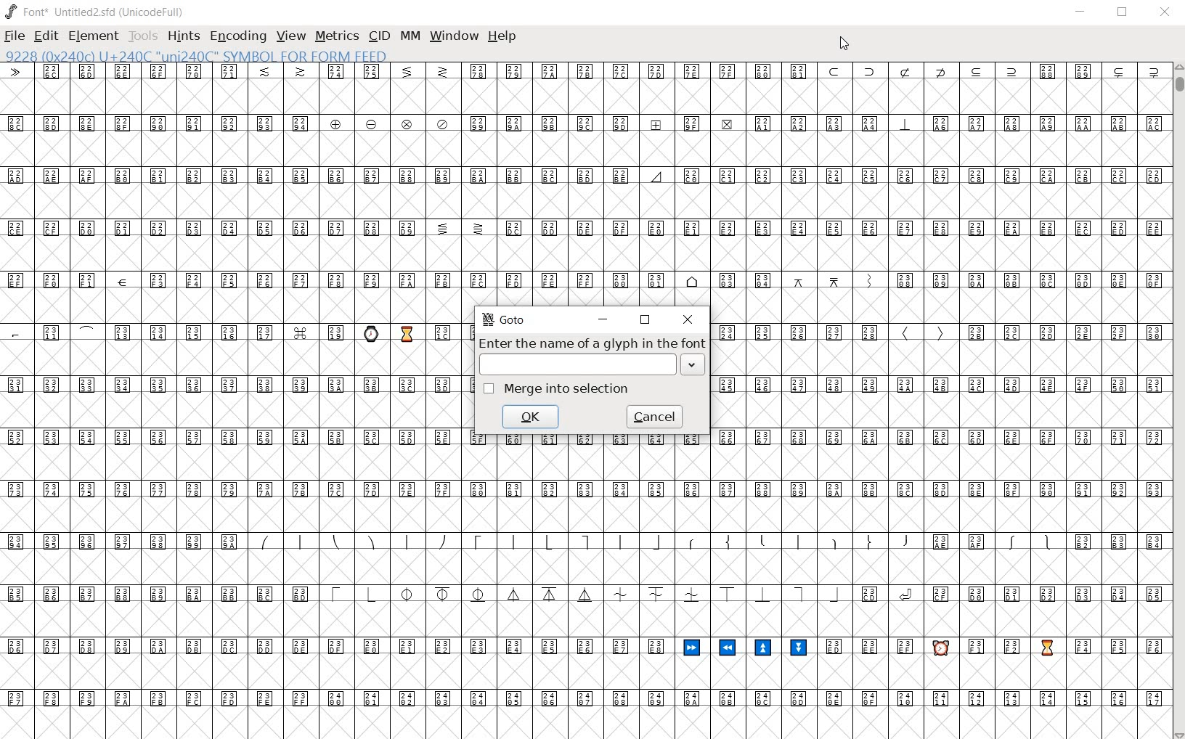 The width and height of the screenshot is (1185, 739). What do you see at coordinates (1165, 14) in the screenshot?
I see `close` at bounding box center [1165, 14].